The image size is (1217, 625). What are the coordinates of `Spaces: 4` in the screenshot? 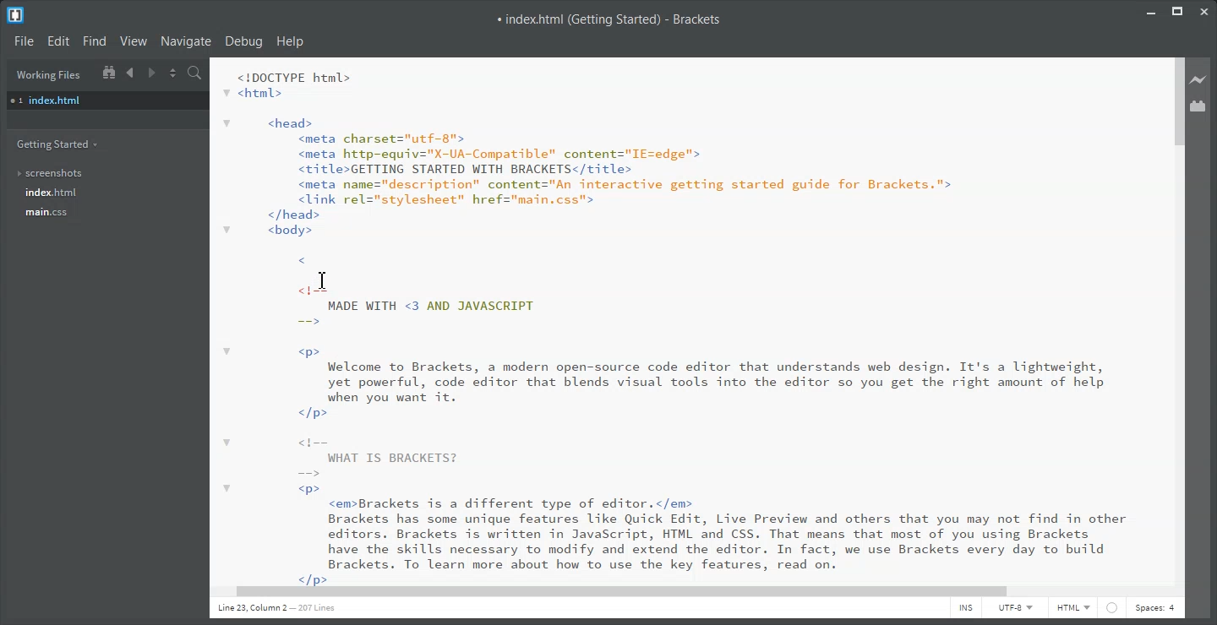 It's located at (1155, 609).